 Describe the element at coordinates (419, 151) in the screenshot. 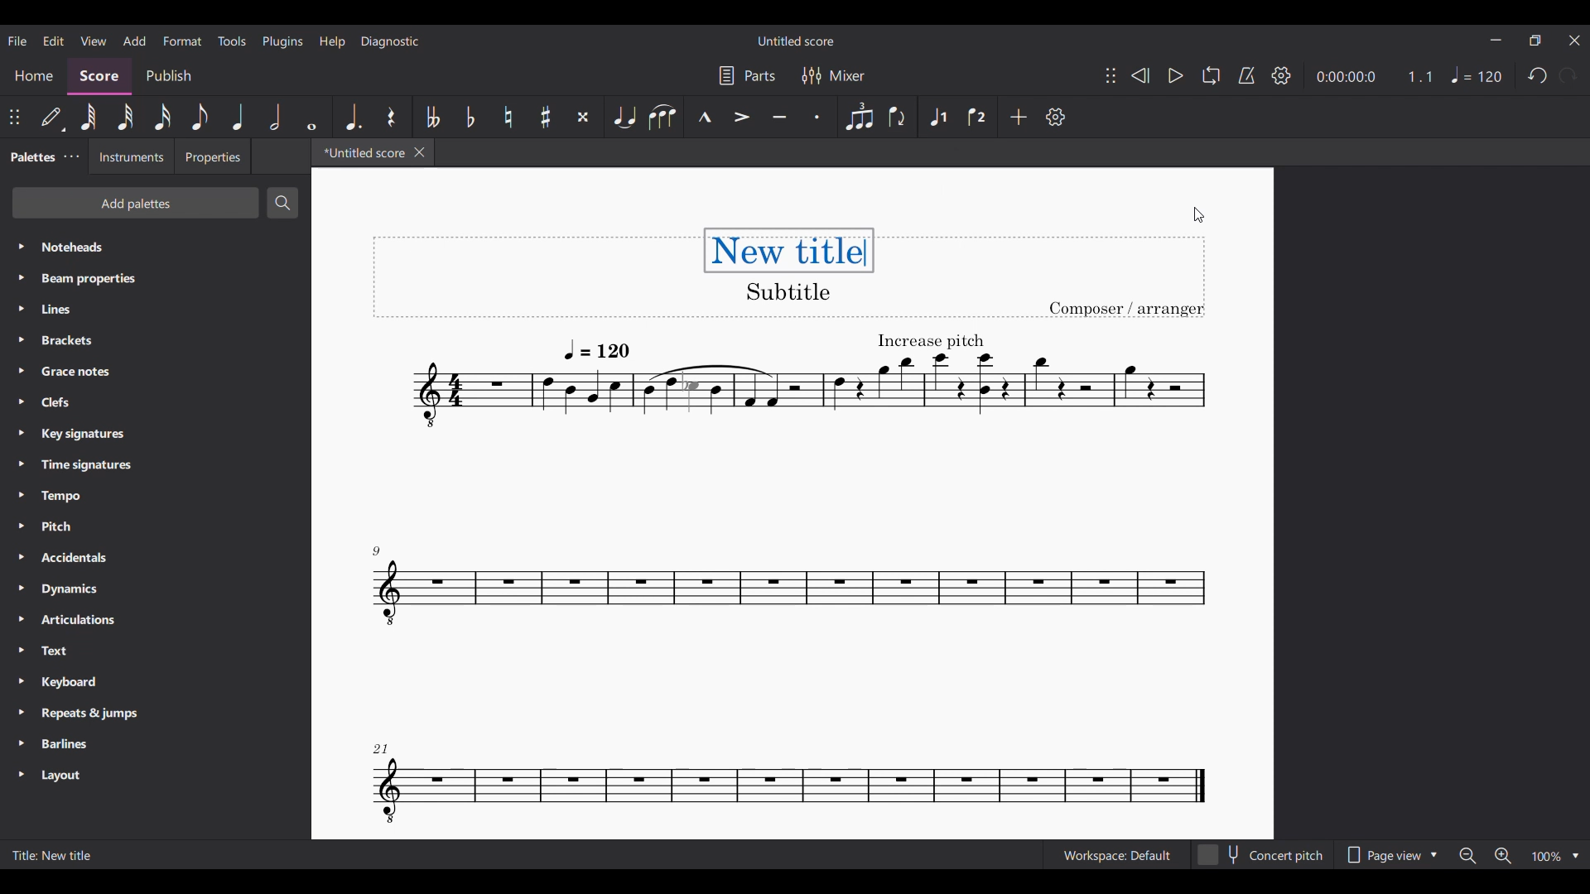

I see `Close tab` at that location.